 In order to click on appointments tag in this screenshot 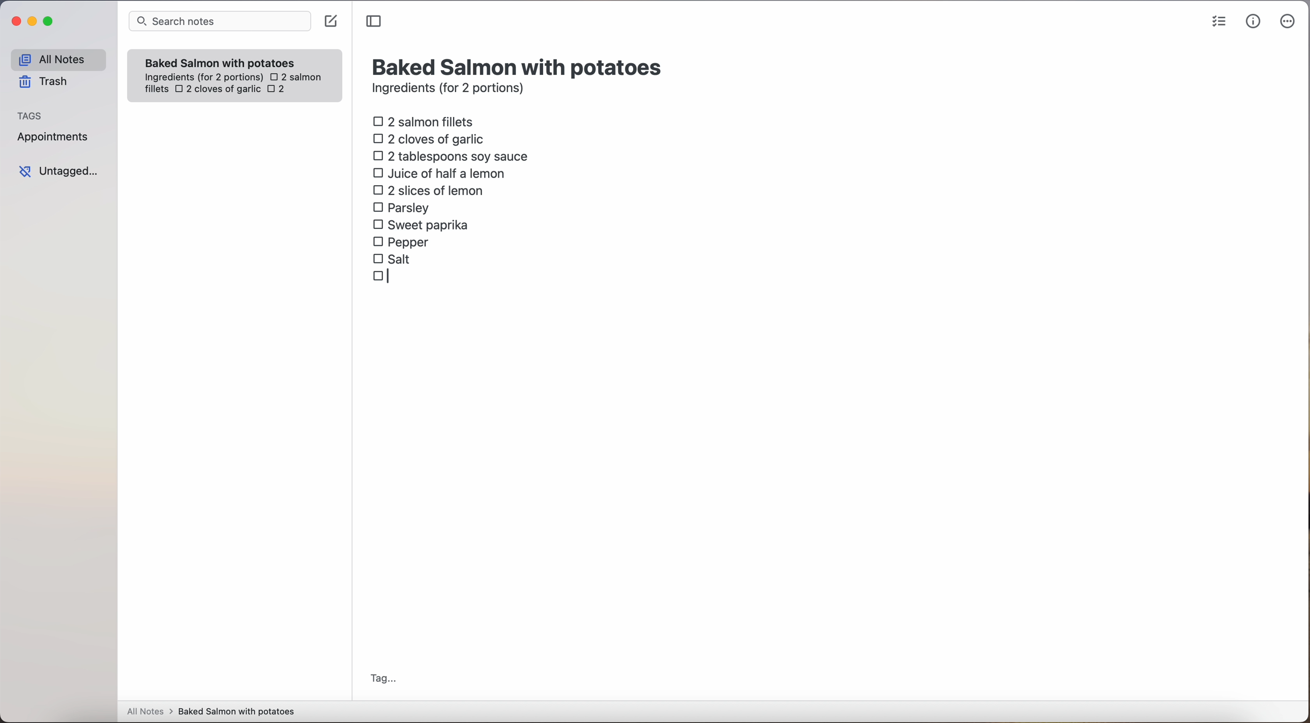, I will do `click(54, 135)`.